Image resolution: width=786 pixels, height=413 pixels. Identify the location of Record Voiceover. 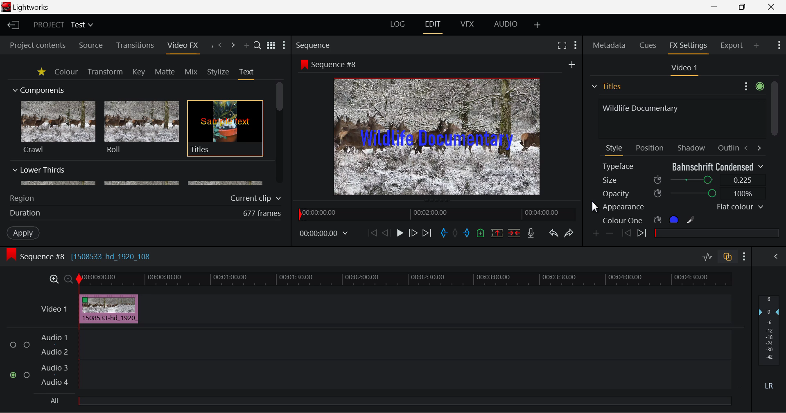
(531, 235).